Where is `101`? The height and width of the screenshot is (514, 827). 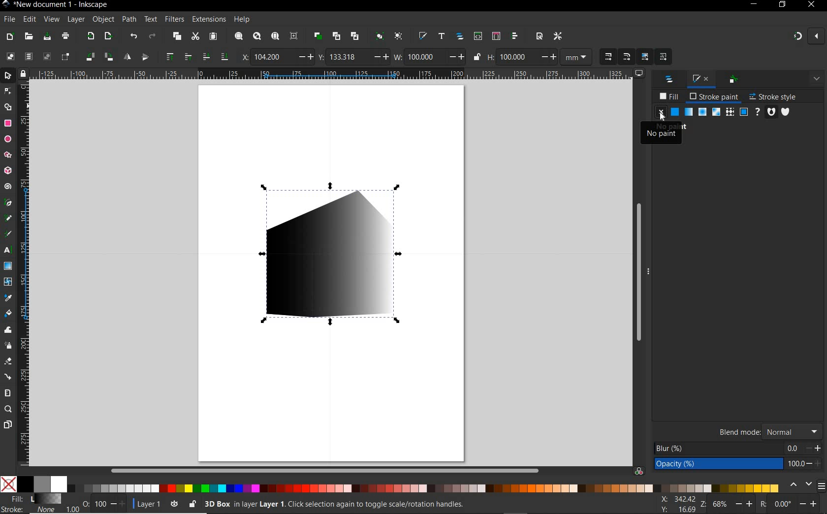 101 is located at coordinates (516, 58).